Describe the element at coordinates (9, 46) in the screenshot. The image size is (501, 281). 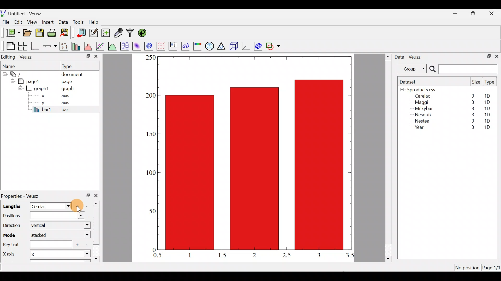
I see `Blank page` at that location.